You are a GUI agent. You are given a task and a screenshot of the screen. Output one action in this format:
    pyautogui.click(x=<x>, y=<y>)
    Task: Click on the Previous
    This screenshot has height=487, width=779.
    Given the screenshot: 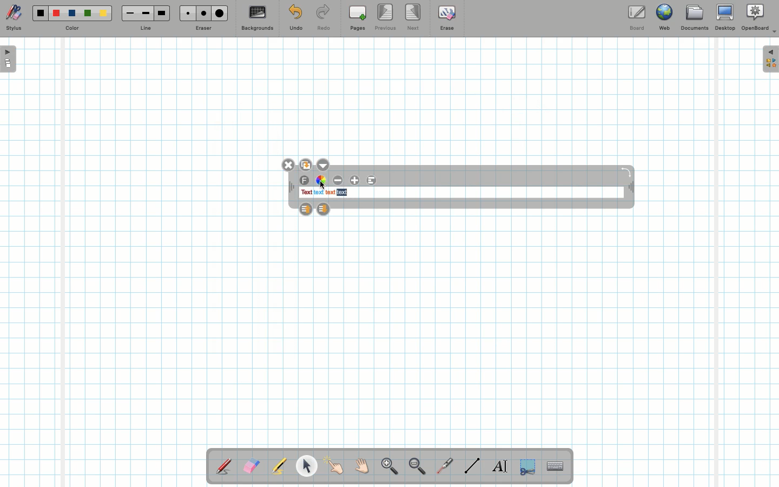 What is the action you would take?
    pyautogui.click(x=386, y=18)
    